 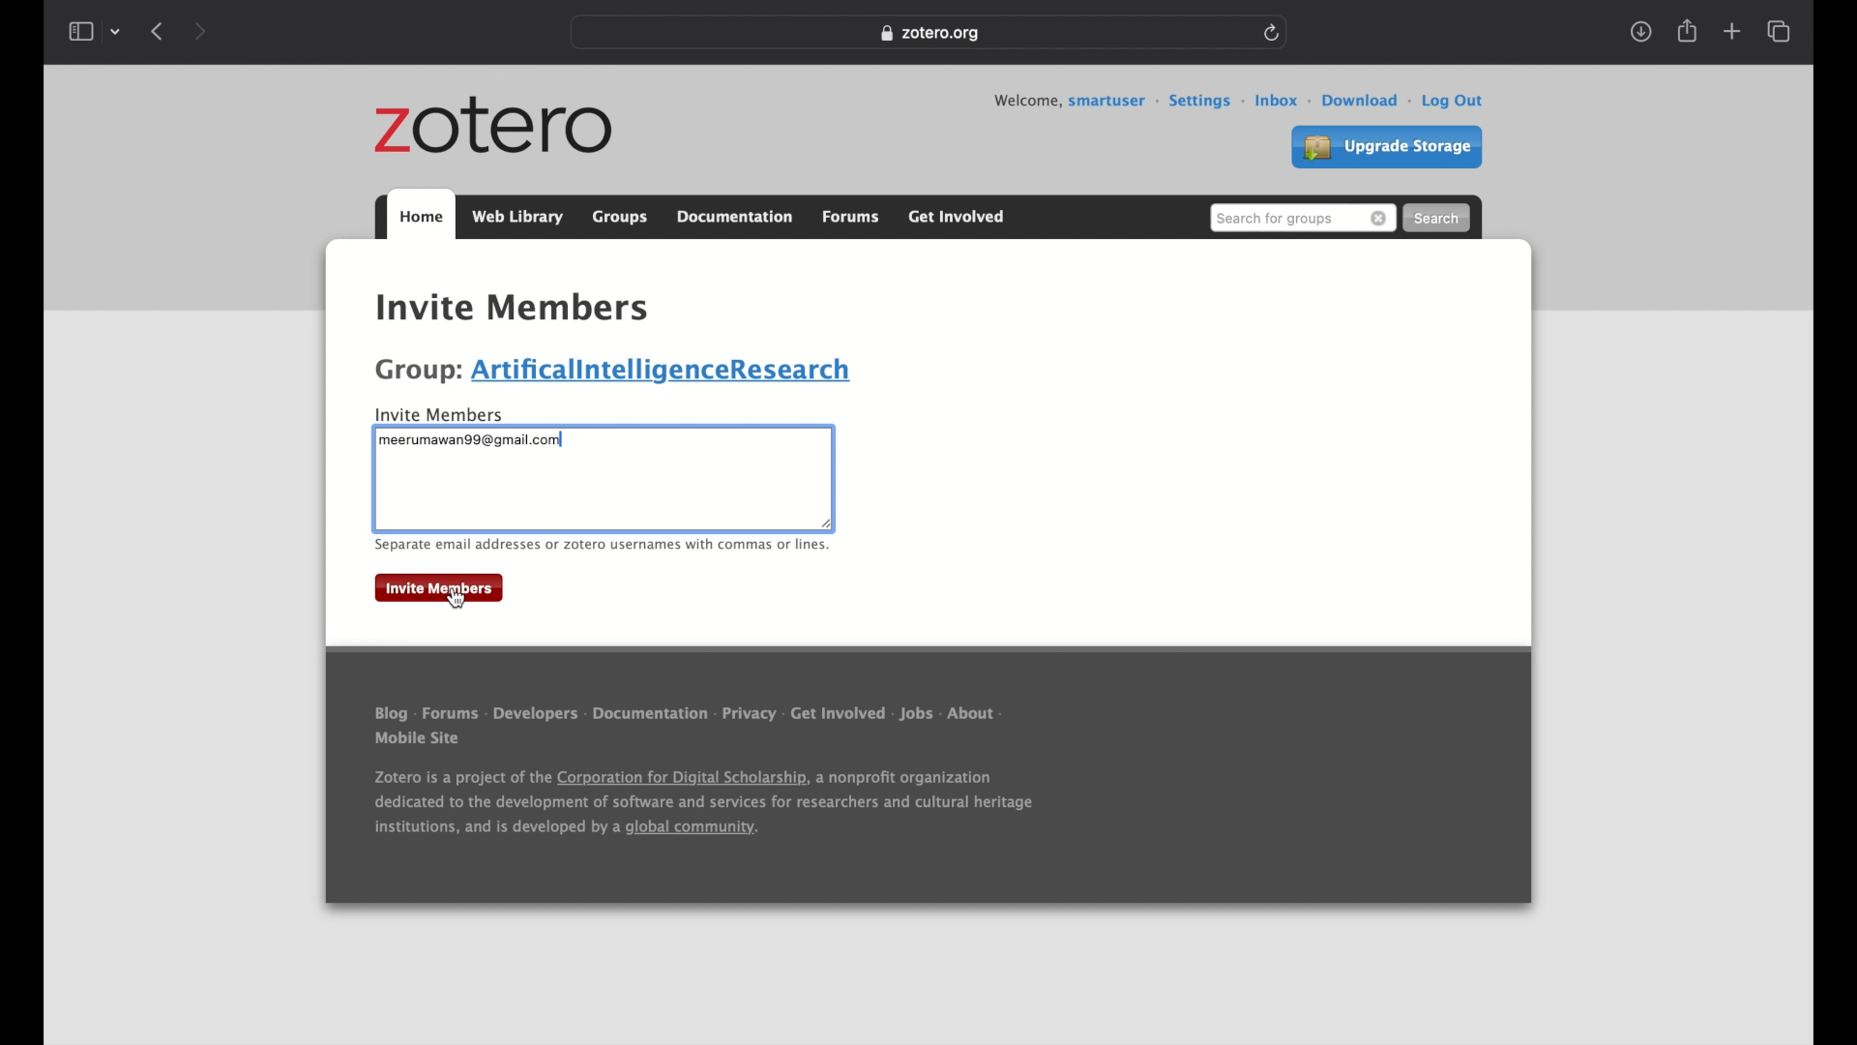 What do you see at coordinates (958, 217) in the screenshot?
I see `get involved` at bounding box center [958, 217].